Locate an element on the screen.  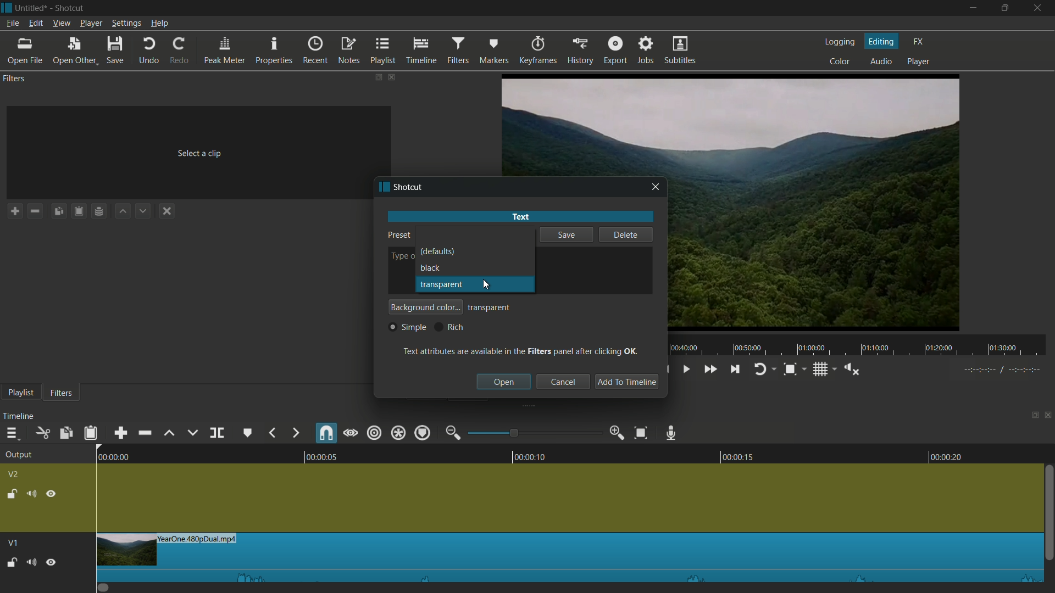
change layout is located at coordinates (377, 77).